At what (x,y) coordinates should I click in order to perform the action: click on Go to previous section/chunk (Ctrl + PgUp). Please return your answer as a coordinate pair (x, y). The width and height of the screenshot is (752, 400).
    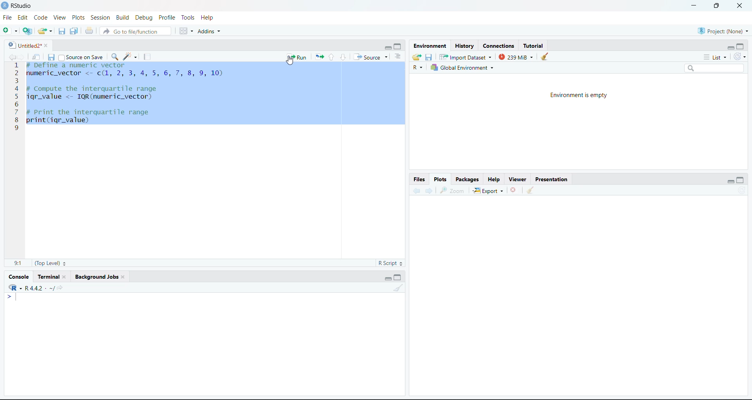
    Looking at the image, I should click on (333, 57).